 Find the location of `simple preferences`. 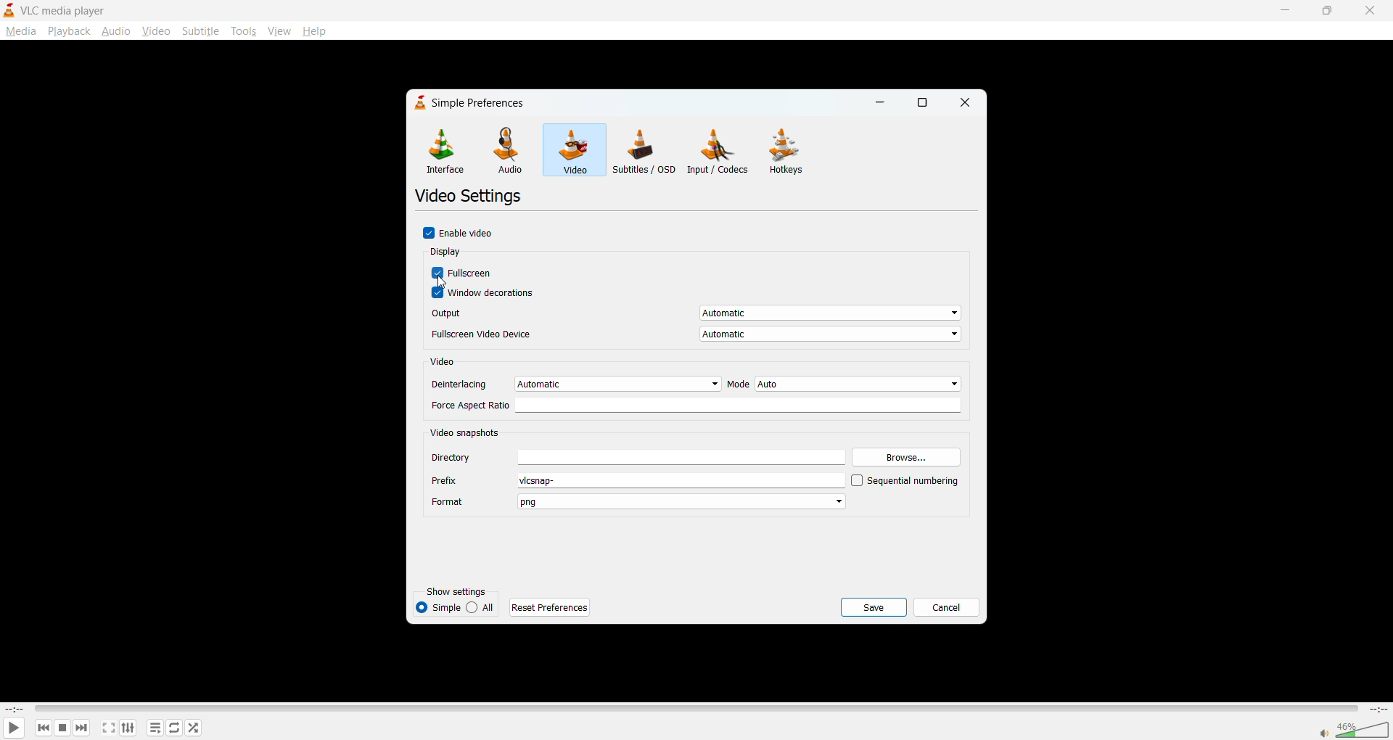

simple preferences is located at coordinates (467, 102).